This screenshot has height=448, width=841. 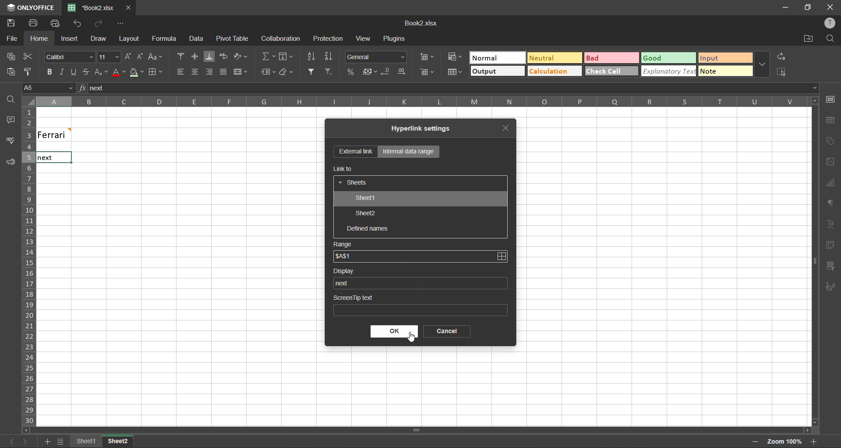 What do you see at coordinates (13, 142) in the screenshot?
I see `spellcheck` at bounding box center [13, 142].